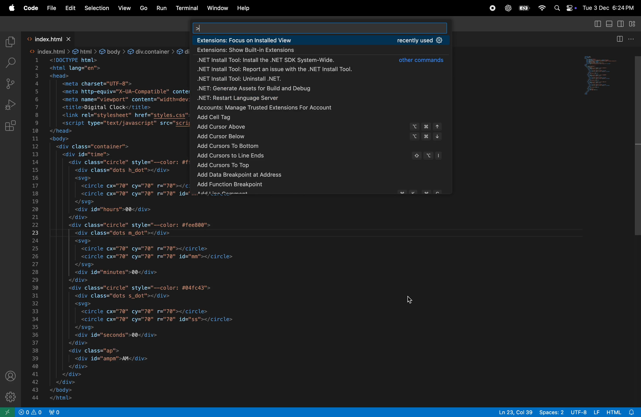 This screenshot has height=417, width=641. Describe the element at coordinates (50, 7) in the screenshot. I see `File` at that location.